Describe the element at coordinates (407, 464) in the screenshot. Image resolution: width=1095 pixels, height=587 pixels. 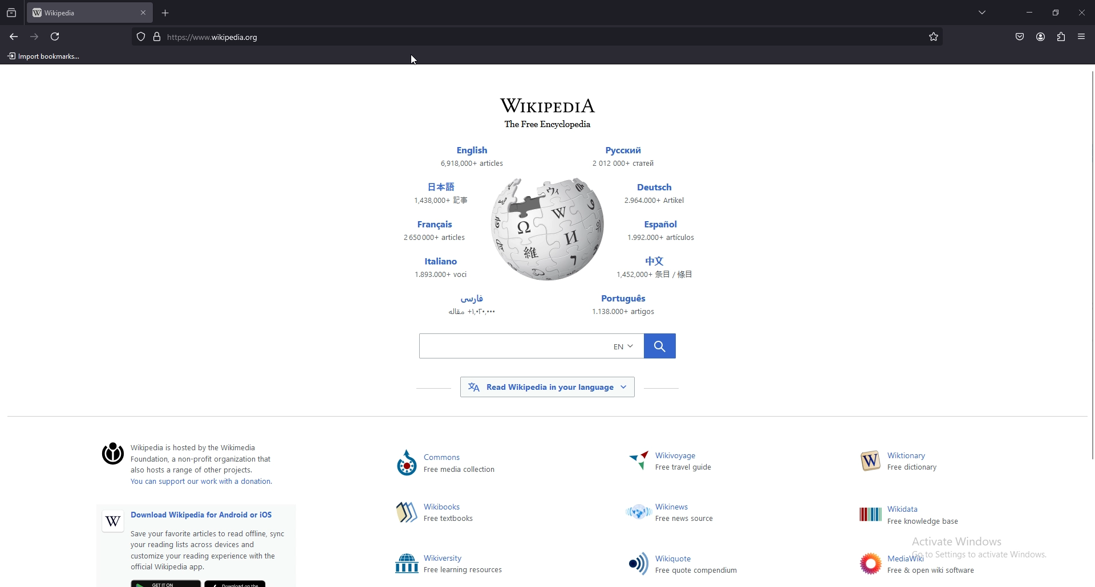
I see `` at that location.